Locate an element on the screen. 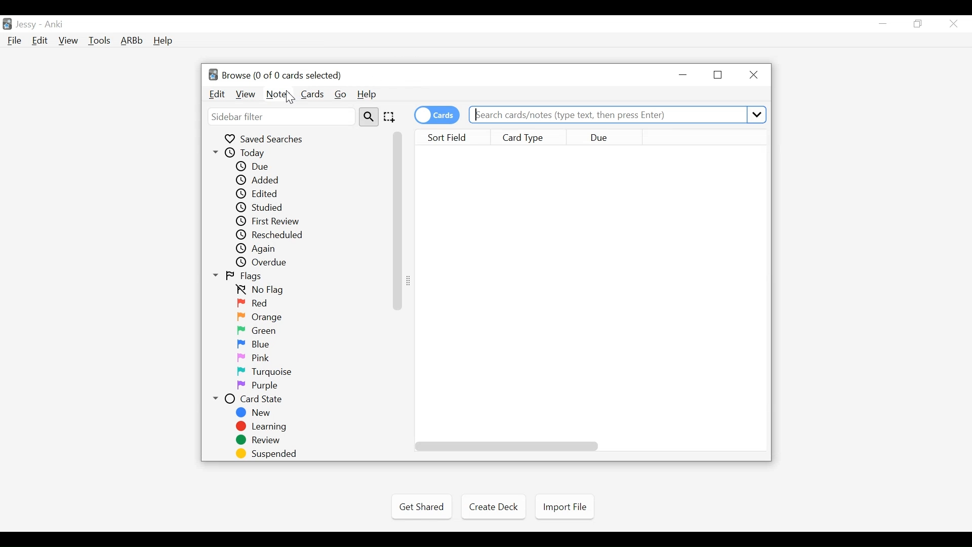 This screenshot has width=972, height=547. Search Results is located at coordinates (593, 295).